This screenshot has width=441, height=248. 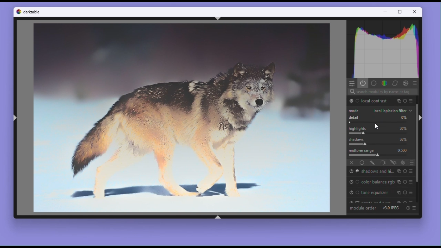 I want to click on 'color balance rgb' is switched off, so click(x=353, y=182).